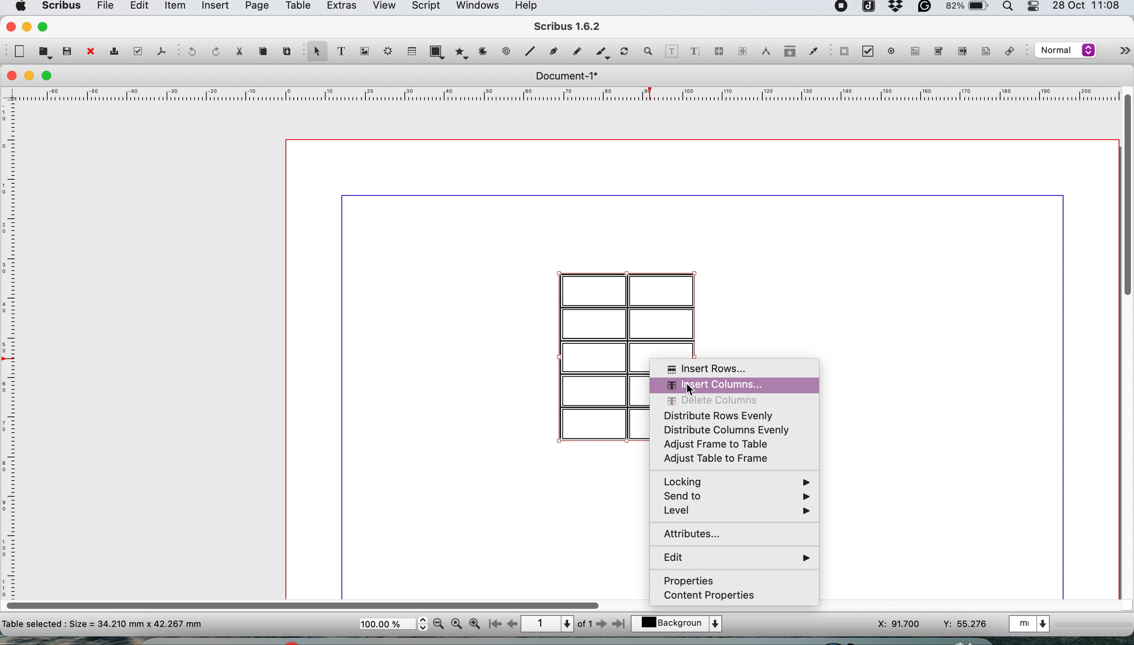  Describe the element at coordinates (871, 52) in the screenshot. I see `pdf check button` at that location.